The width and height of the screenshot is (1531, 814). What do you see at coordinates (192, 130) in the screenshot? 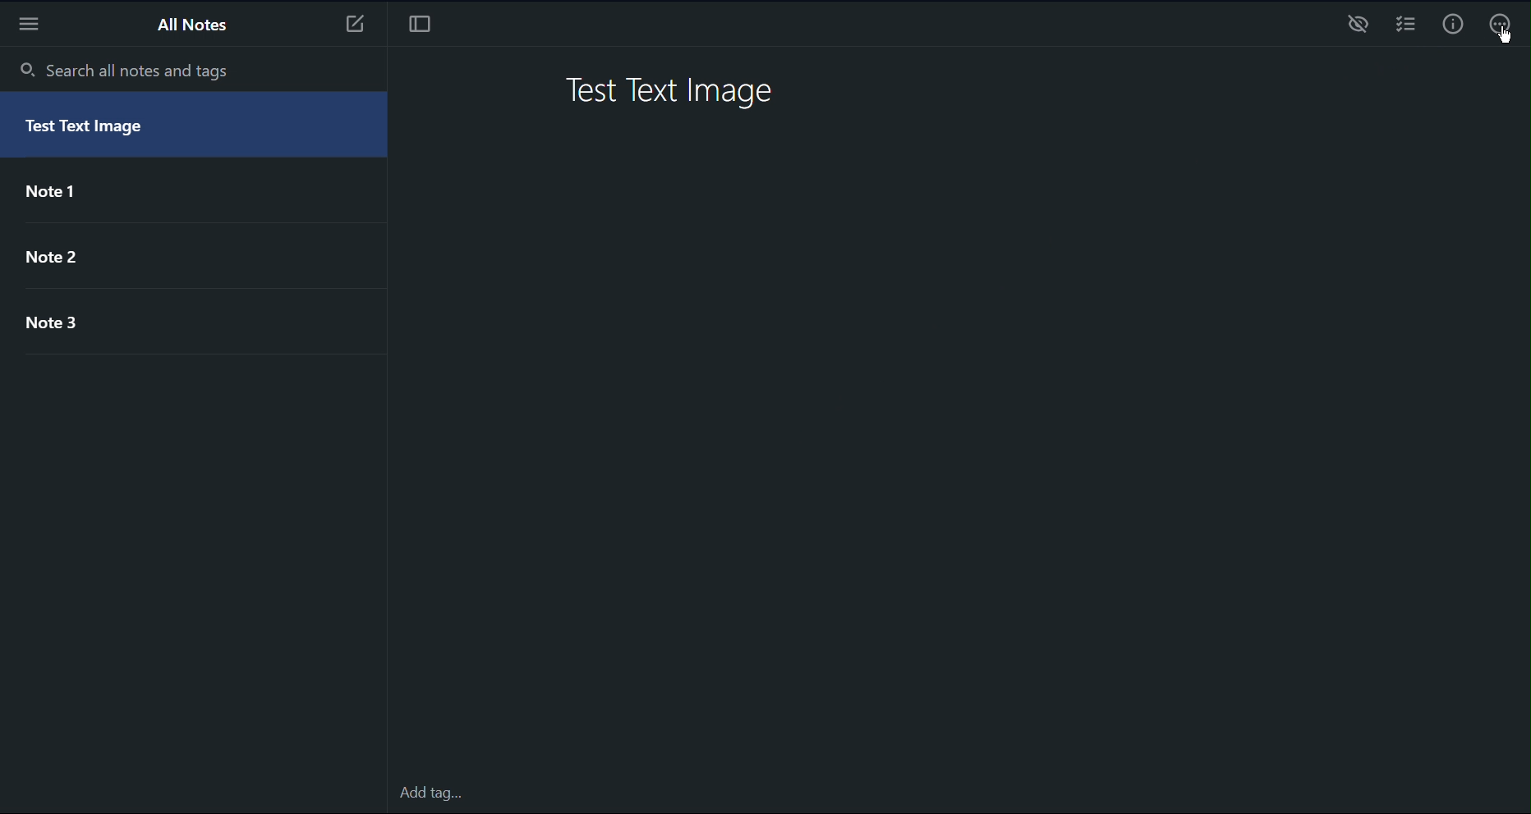
I see `Test Text Image` at bounding box center [192, 130].